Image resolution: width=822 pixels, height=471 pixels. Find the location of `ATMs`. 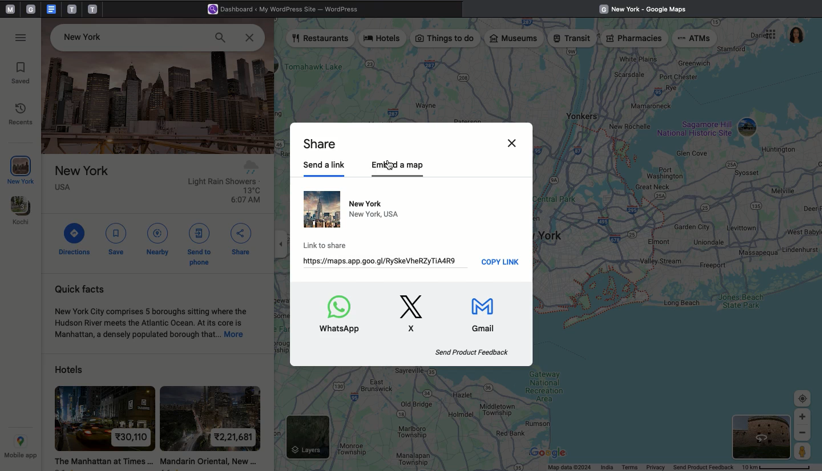

ATMs is located at coordinates (695, 39).